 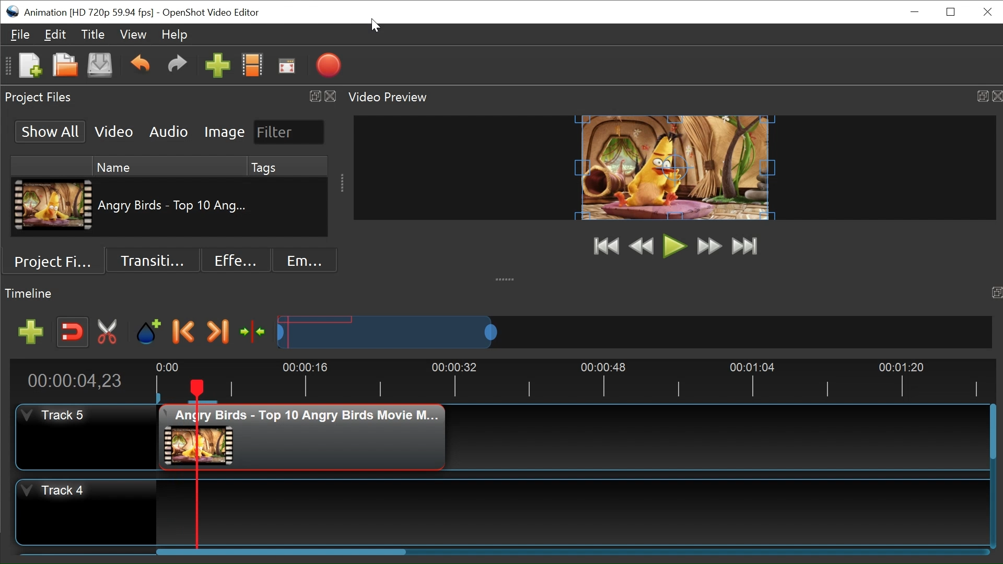 I want to click on Add Track, so click(x=30, y=332).